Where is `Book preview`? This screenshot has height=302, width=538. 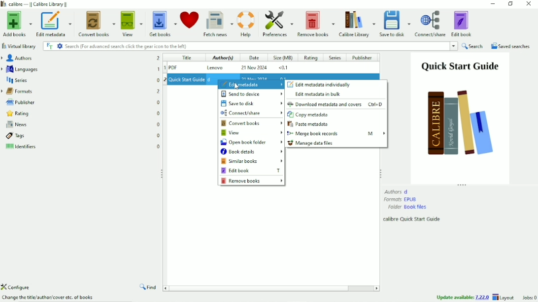 Book preview is located at coordinates (460, 118).